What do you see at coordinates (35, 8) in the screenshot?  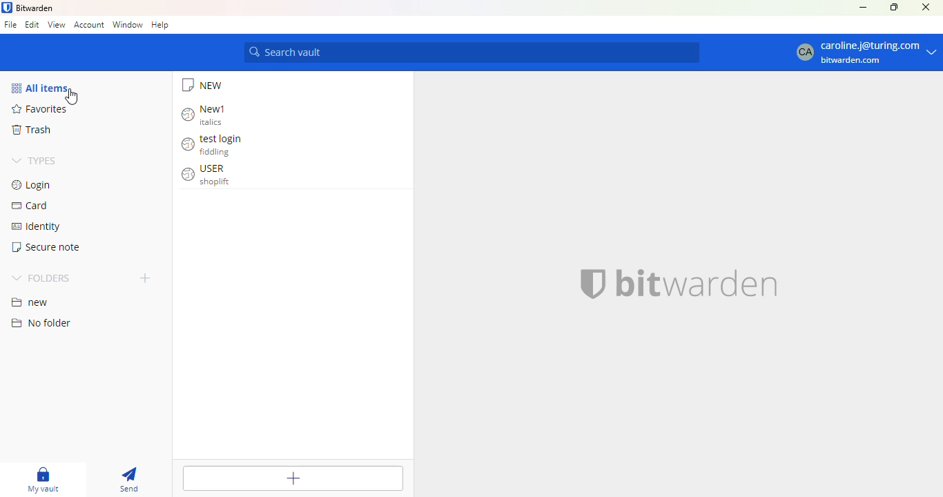 I see `bitwarden` at bounding box center [35, 8].